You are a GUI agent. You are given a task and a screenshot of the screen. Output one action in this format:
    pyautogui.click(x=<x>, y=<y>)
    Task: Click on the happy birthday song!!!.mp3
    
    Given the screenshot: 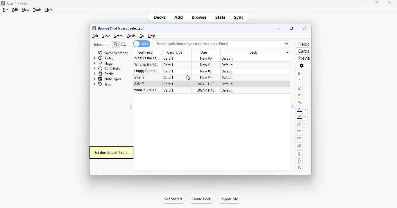 What is the action you would take?
    pyautogui.click(x=147, y=71)
    